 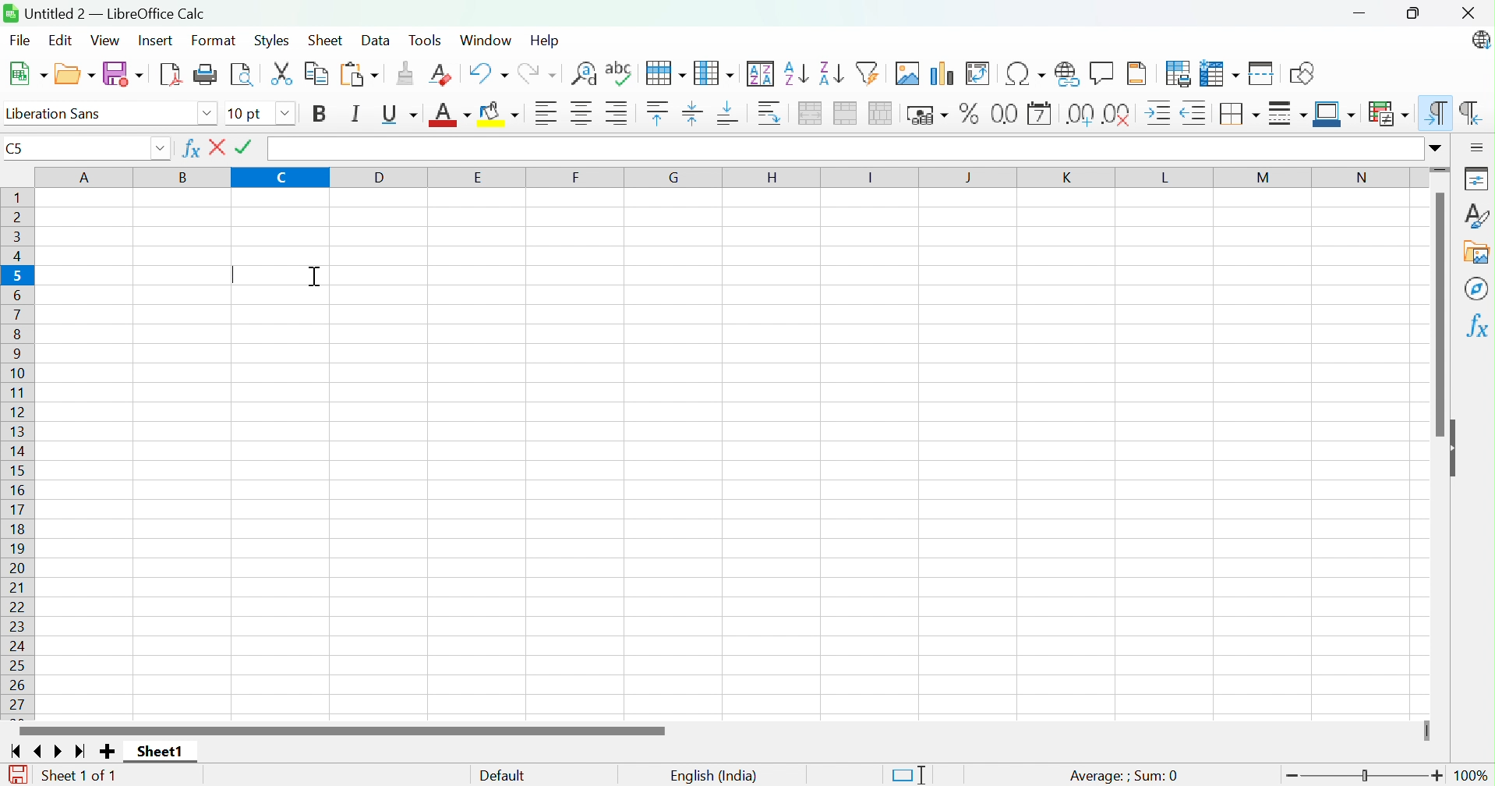 I want to click on Properties, so click(x=1475, y=177).